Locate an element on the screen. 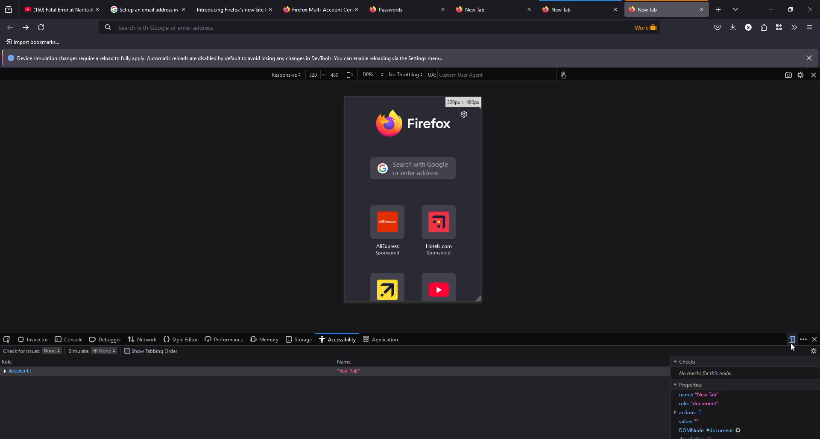 The width and height of the screenshot is (820, 439). work is located at coordinates (644, 27).